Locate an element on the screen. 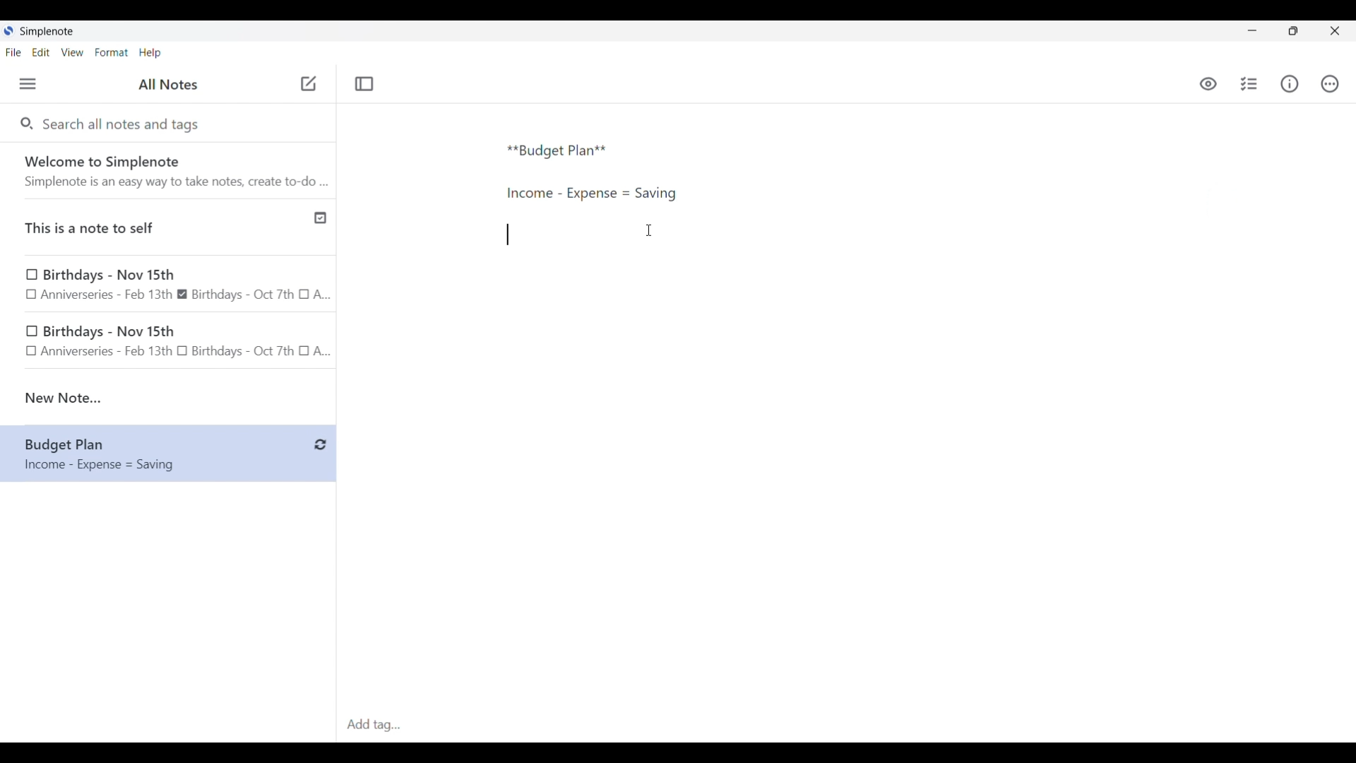 The image size is (1356, 763). Close interface is located at coordinates (1335, 30).